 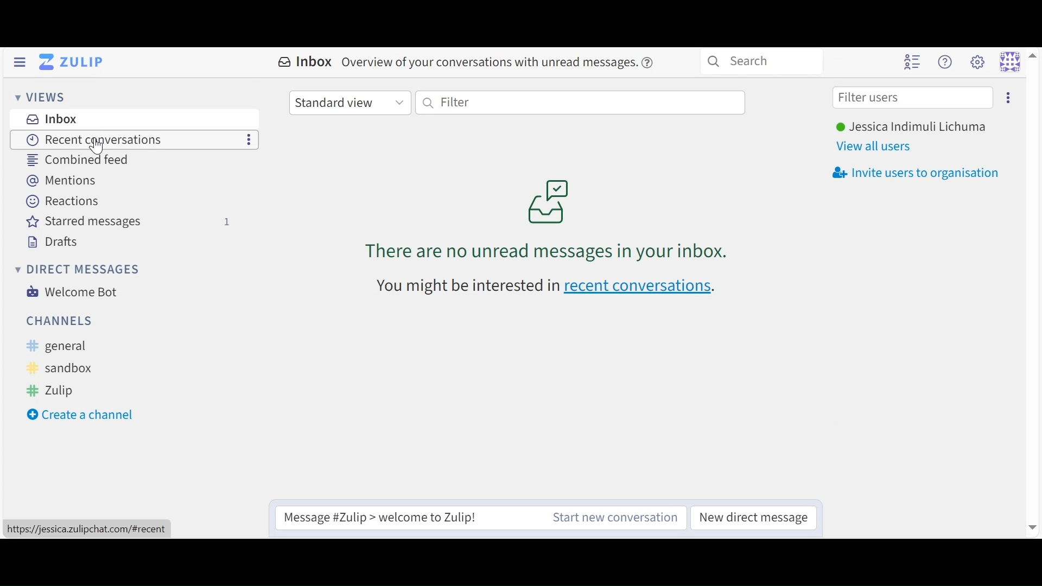 What do you see at coordinates (126, 221) in the screenshot?
I see `Stared Messages` at bounding box center [126, 221].